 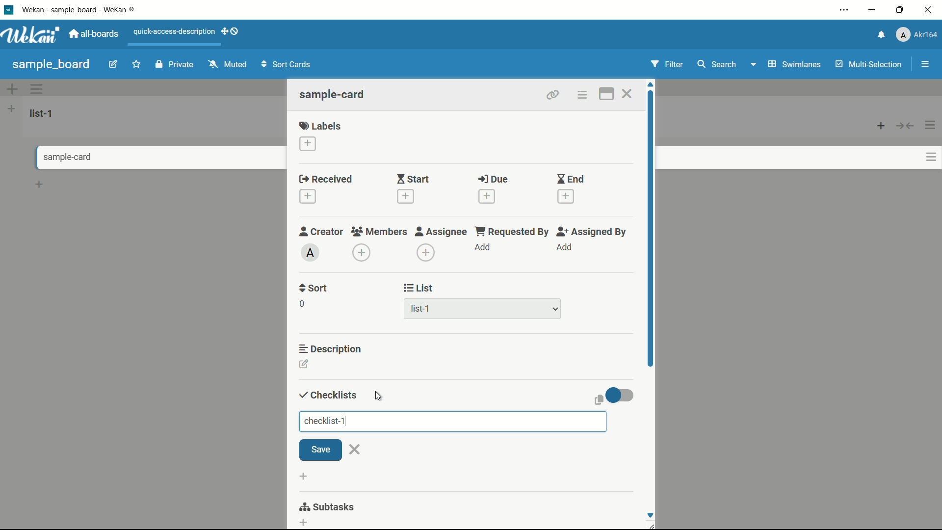 What do you see at coordinates (564, 247) in the screenshot?
I see `add` at bounding box center [564, 247].